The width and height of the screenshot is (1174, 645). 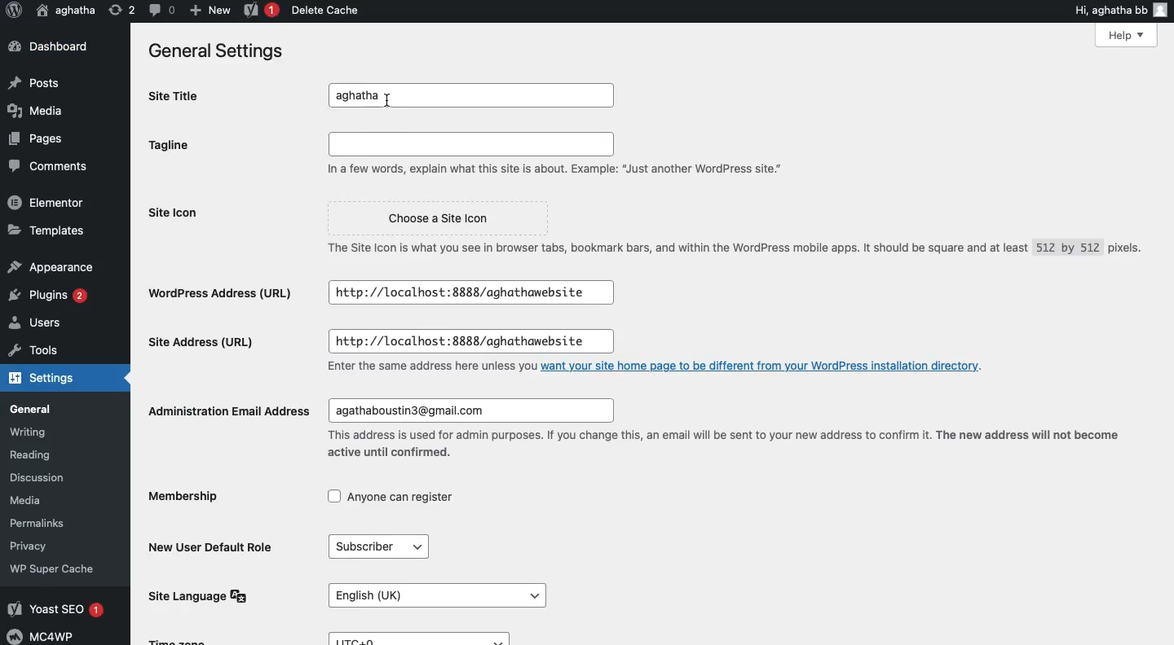 I want to click on English (UK), so click(x=435, y=594).